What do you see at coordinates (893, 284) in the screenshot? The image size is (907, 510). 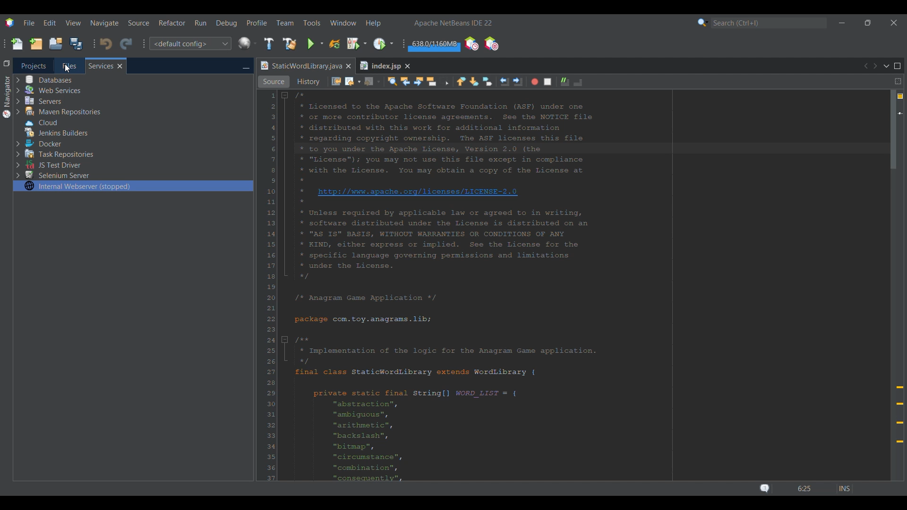 I see `Vertical slide bar` at bounding box center [893, 284].